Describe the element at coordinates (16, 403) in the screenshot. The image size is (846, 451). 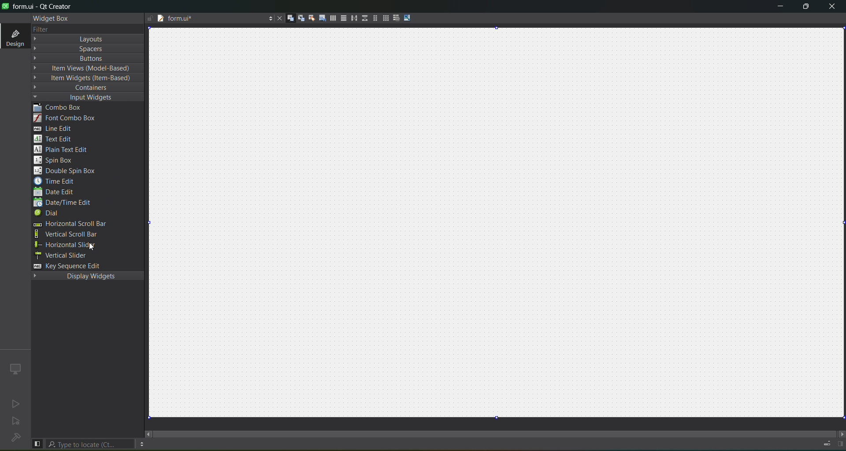
I see `no active project` at that location.